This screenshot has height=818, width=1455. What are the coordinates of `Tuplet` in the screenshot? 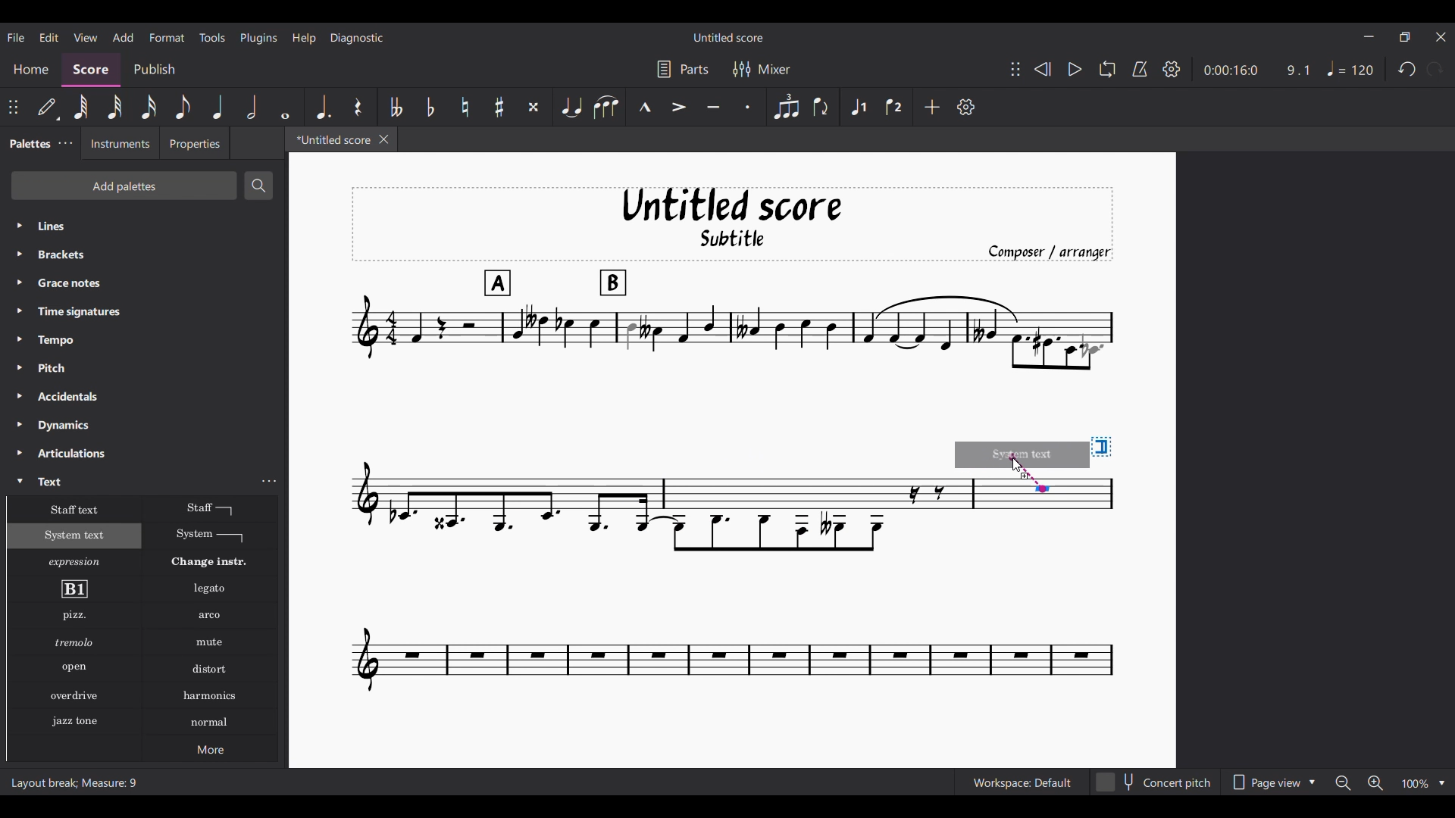 It's located at (787, 107).